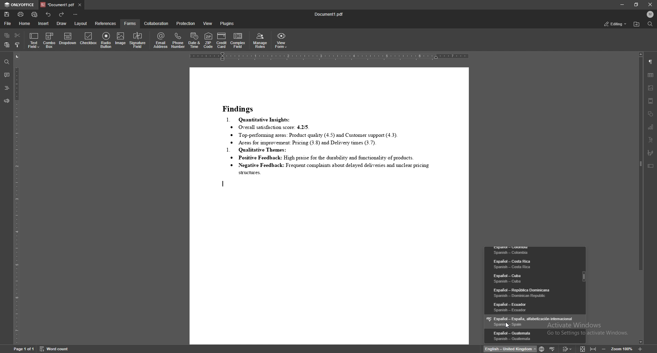  Describe the element at coordinates (507, 325) in the screenshot. I see `cursor` at that location.